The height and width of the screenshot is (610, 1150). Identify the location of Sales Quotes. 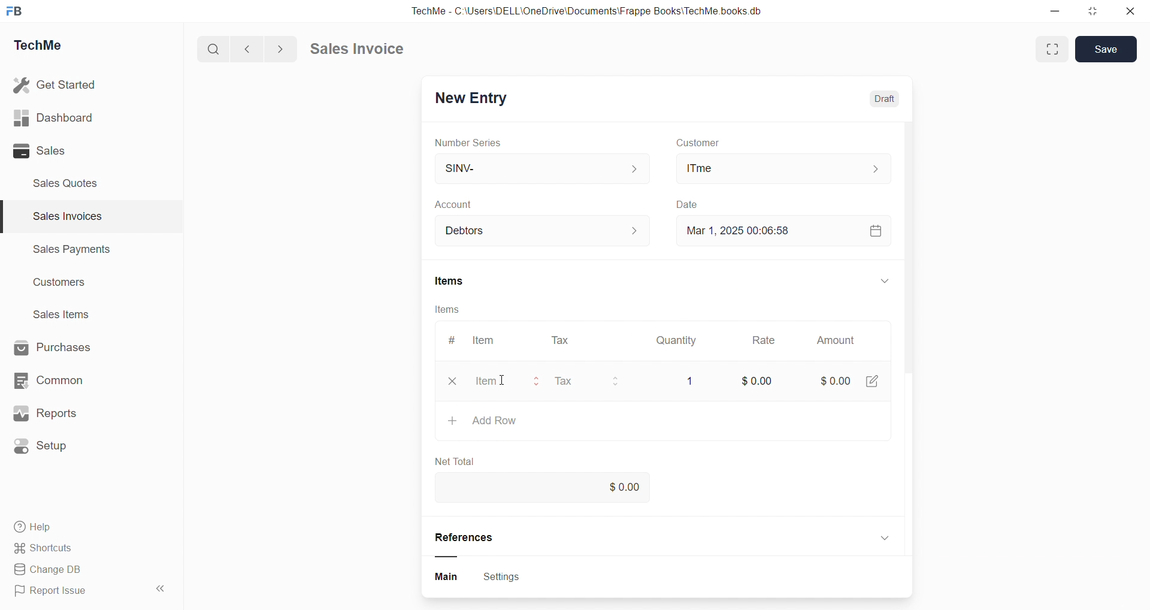
(70, 183).